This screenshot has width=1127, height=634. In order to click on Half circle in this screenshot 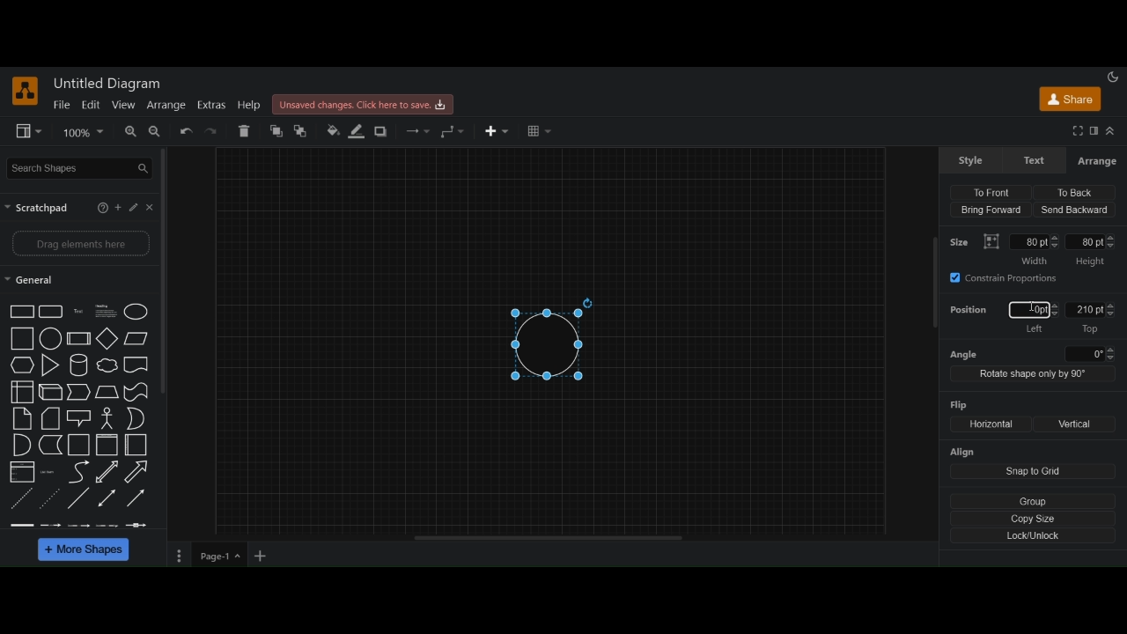, I will do `click(22, 445)`.